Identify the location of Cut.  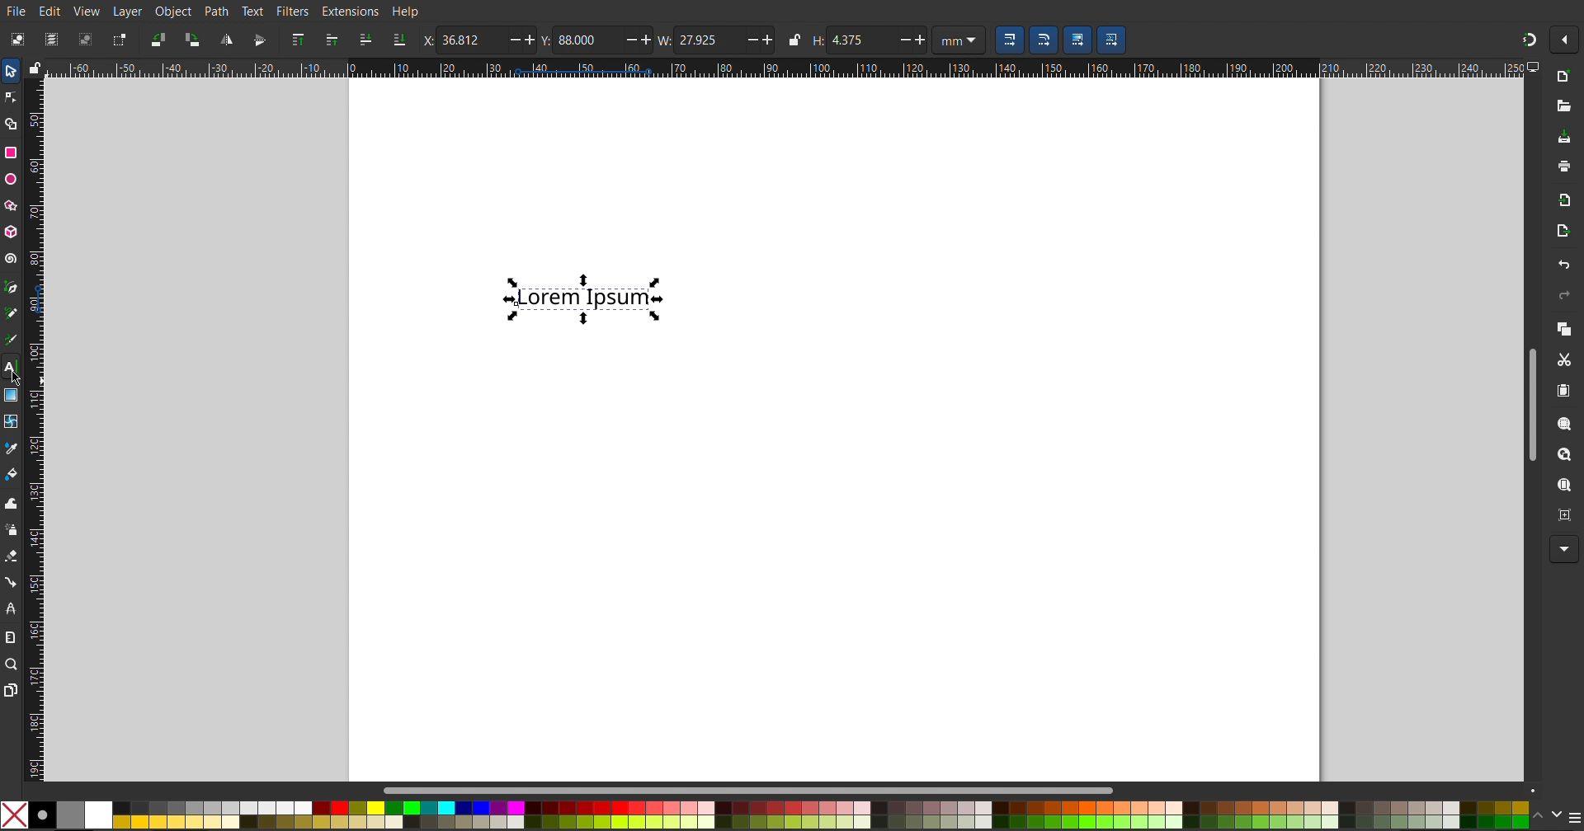
(1563, 359).